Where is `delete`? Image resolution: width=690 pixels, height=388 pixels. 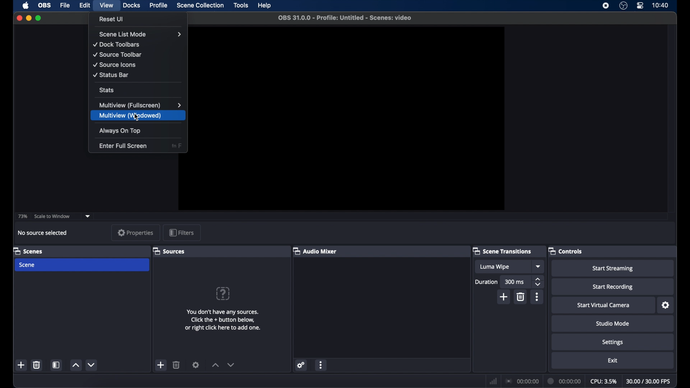
delete is located at coordinates (37, 365).